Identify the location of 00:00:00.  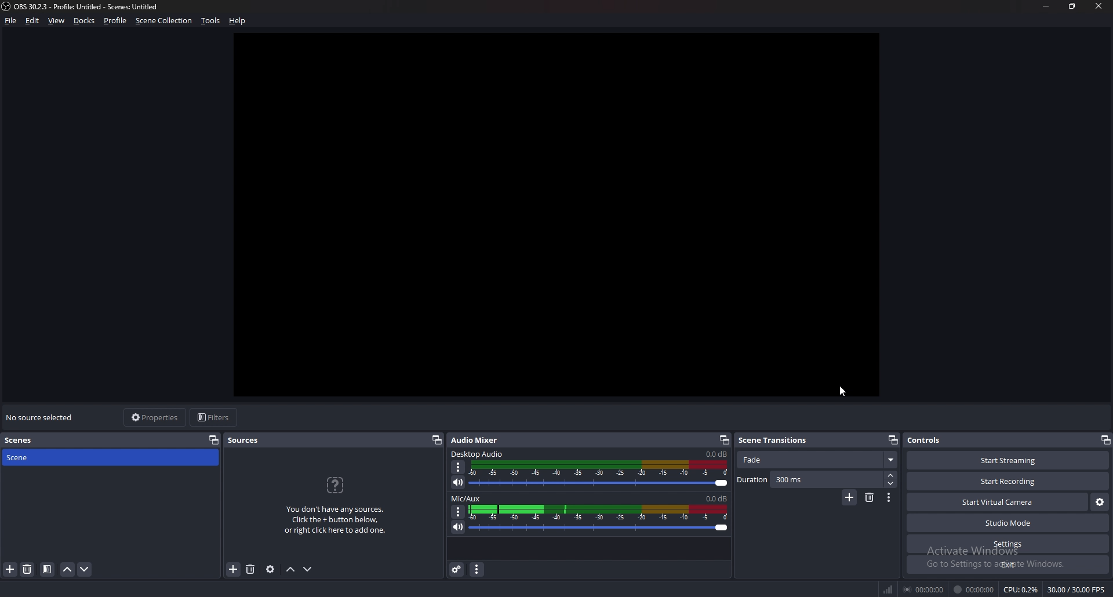
(925, 589).